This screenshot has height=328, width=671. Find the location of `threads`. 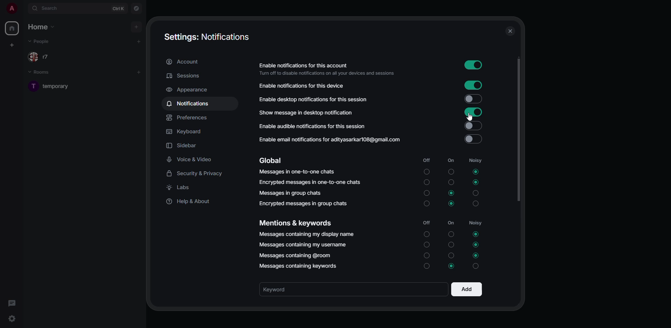

threads is located at coordinates (13, 303).